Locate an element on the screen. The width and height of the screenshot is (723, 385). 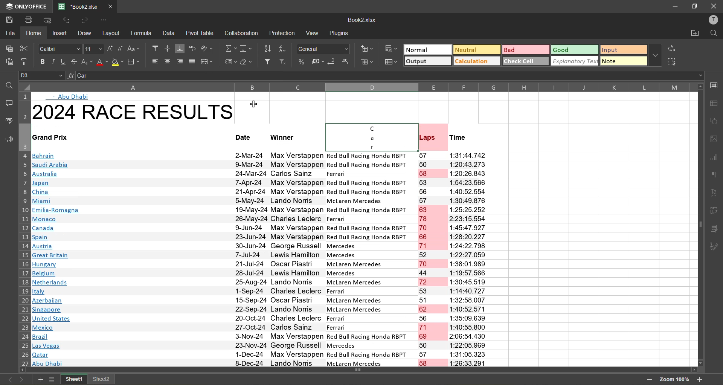
Dates is located at coordinates (243, 258).